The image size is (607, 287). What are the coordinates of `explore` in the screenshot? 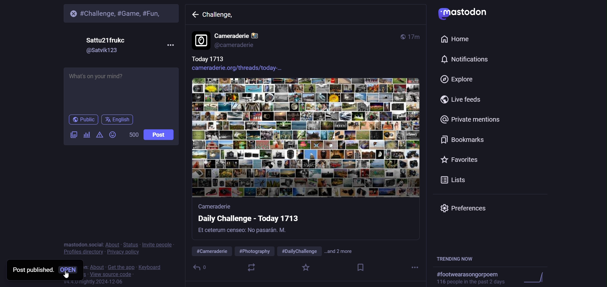 It's located at (458, 79).